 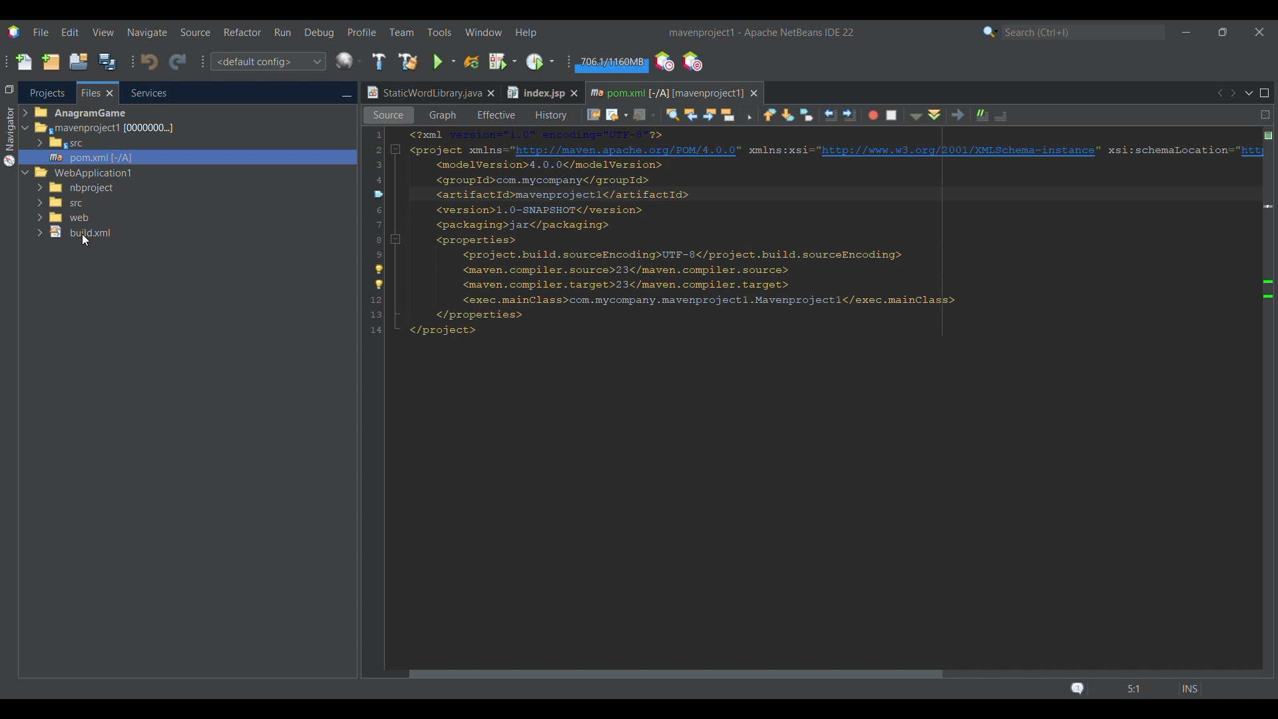 What do you see at coordinates (472, 62) in the screenshot?
I see `Reload` at bounding box center [472, 62].